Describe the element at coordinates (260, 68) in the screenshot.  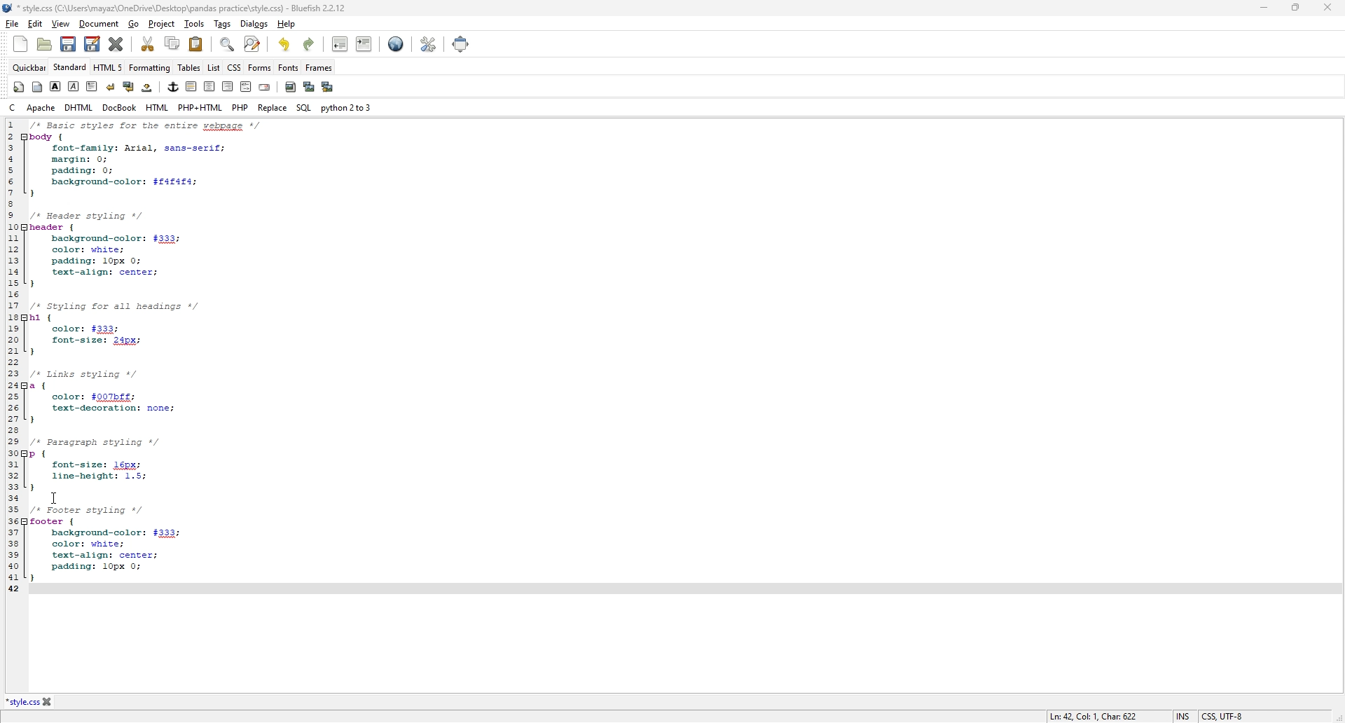
I see `forms` at that location.